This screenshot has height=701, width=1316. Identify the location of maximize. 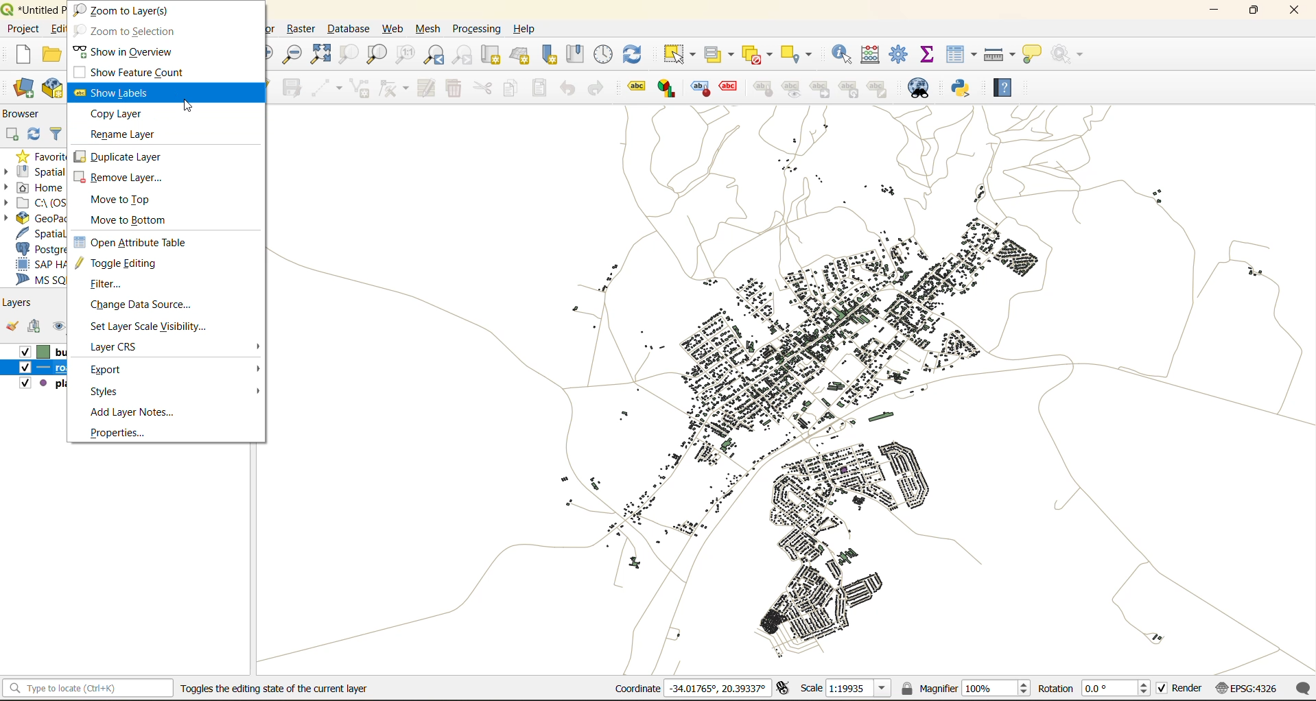
(1254, 12).